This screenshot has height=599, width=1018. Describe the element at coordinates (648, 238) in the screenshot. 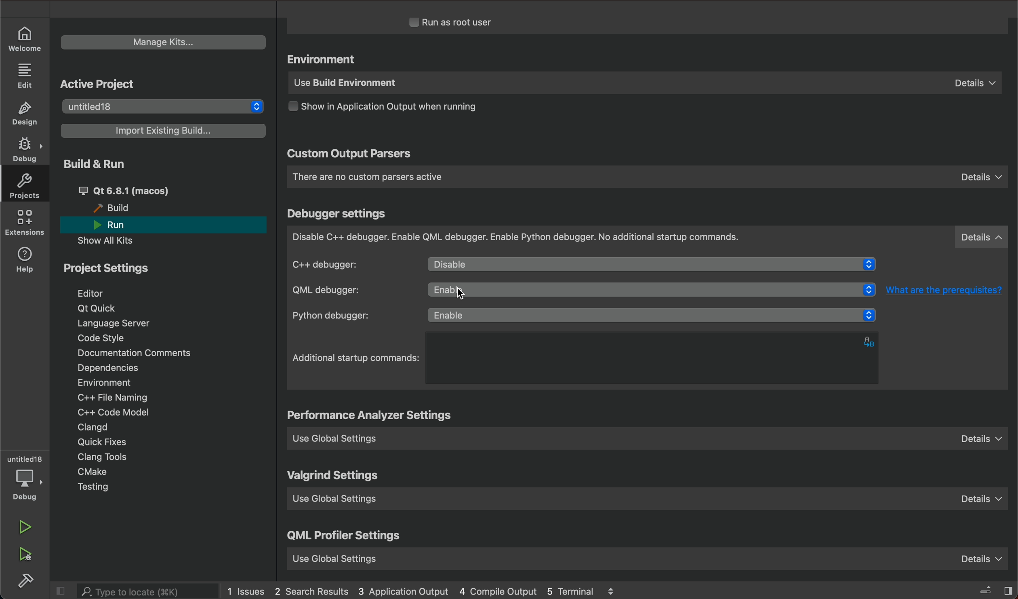

I see `debugger` at that location.